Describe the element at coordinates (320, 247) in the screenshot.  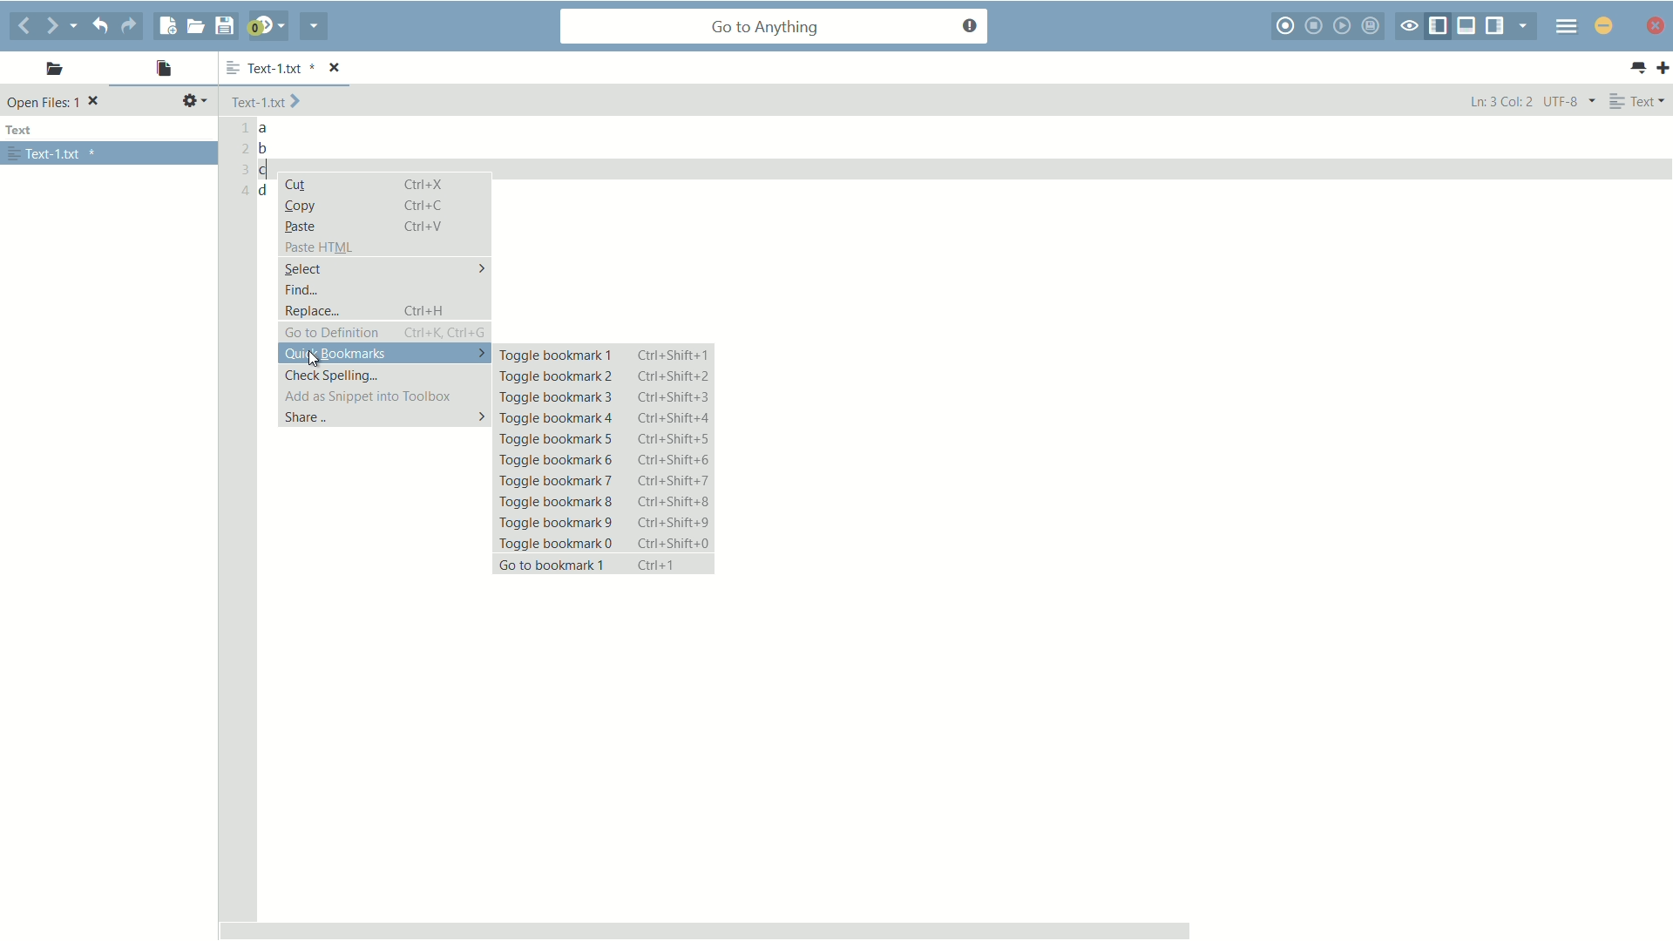
I see `paste html` at that location.